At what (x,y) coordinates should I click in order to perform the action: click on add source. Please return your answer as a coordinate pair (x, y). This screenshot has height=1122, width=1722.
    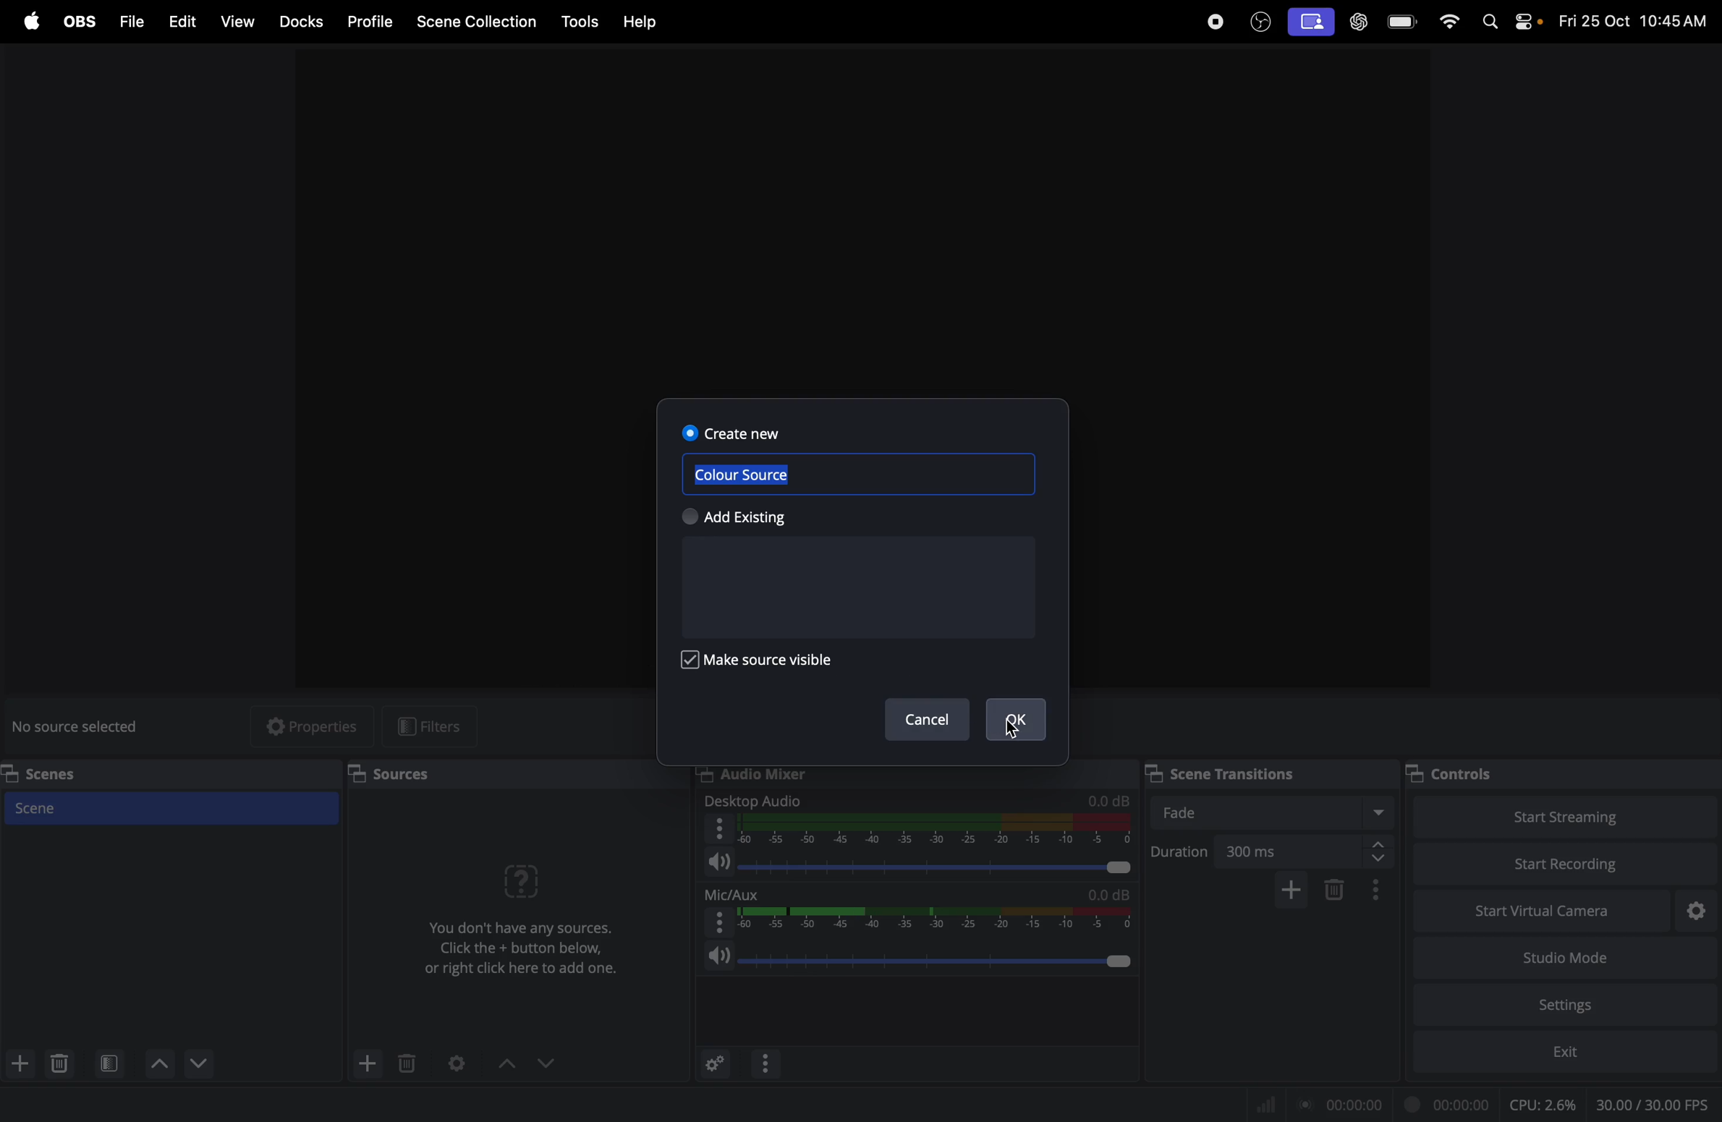
    Looking at the image, I should click on (365, 1065).